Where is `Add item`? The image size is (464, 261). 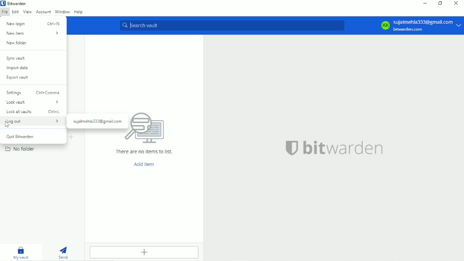 Add item is located at coordinates (146, 252).